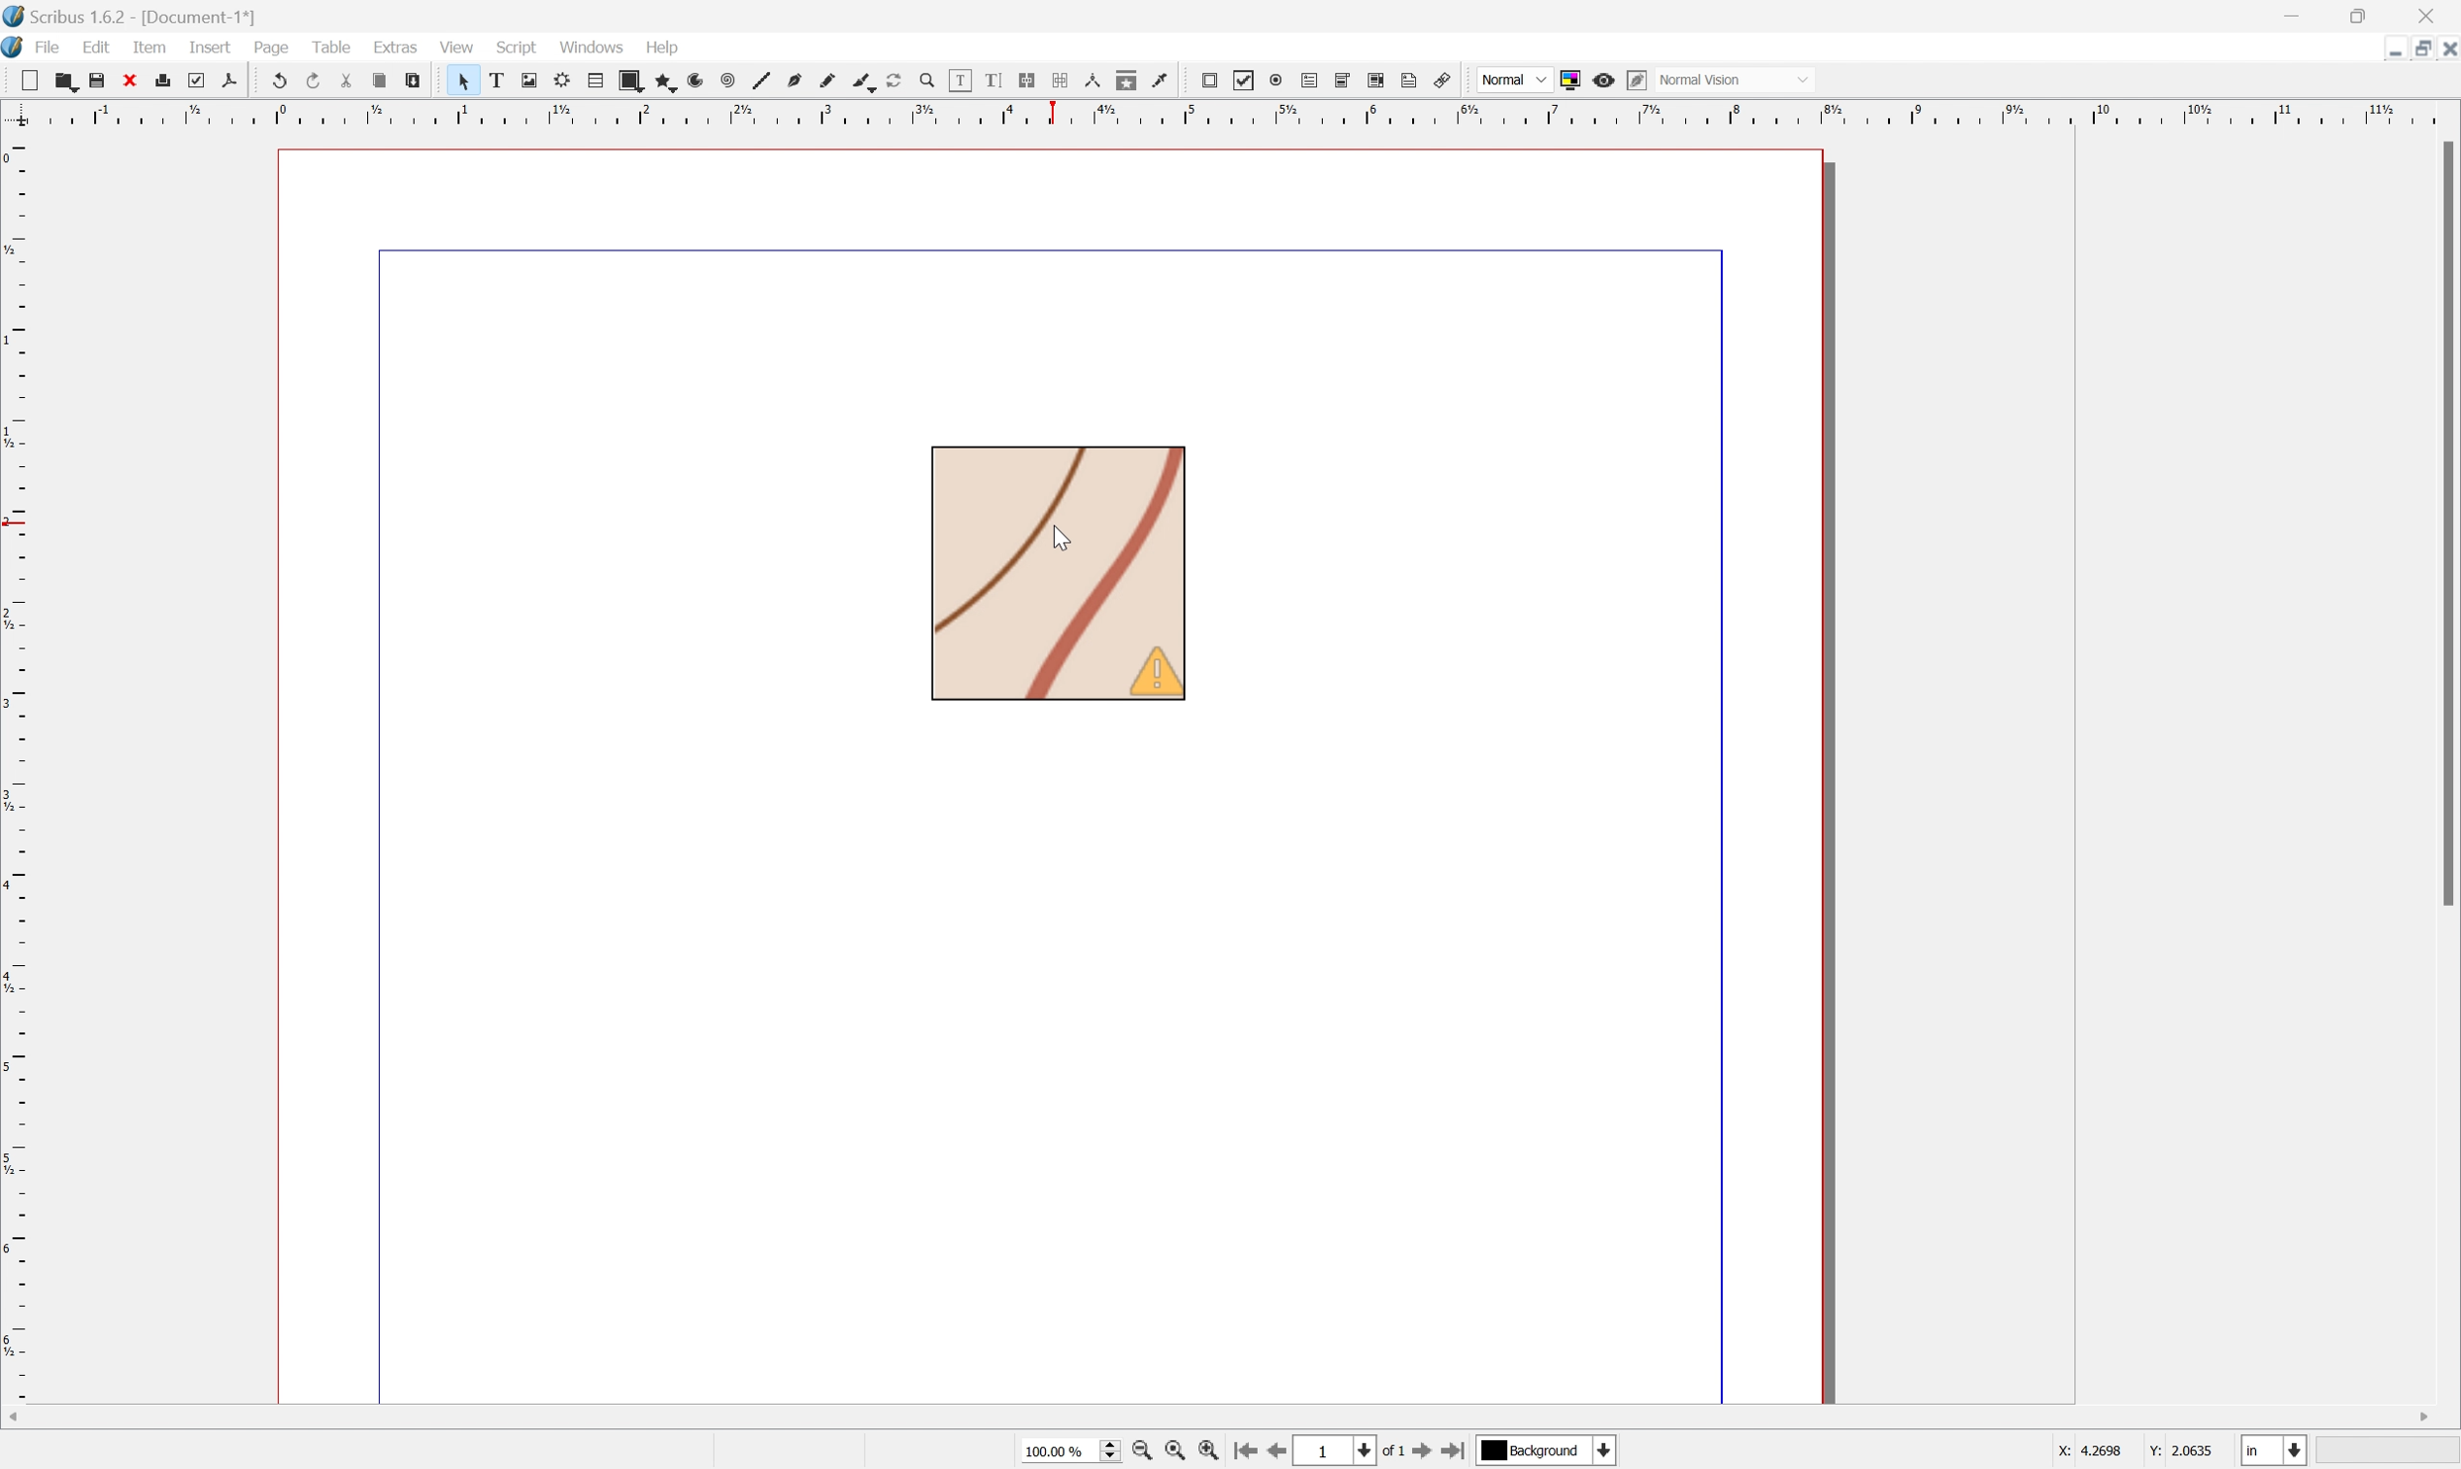  I want to click on Insert, so click(209, 48).